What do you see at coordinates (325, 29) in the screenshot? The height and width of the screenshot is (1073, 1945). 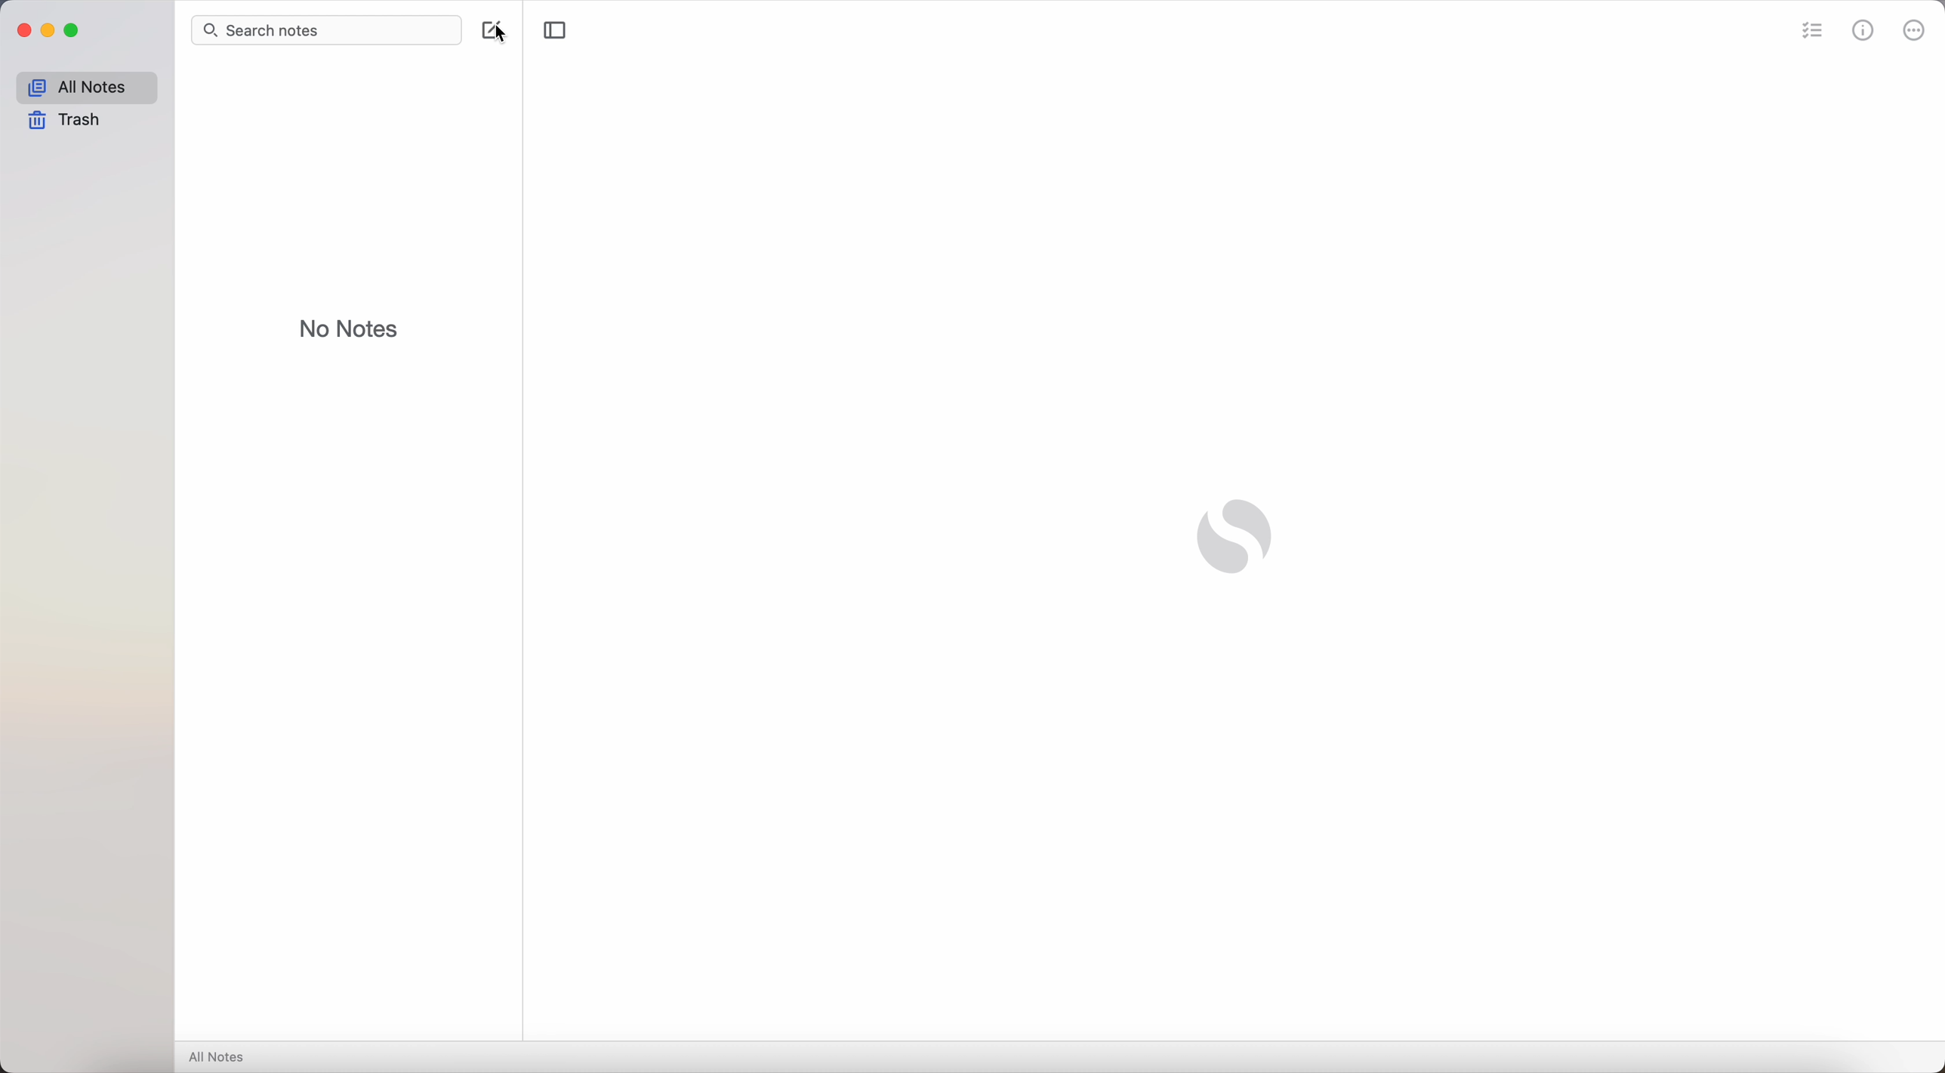 I see `search bar` at bounding box center [325, 29].